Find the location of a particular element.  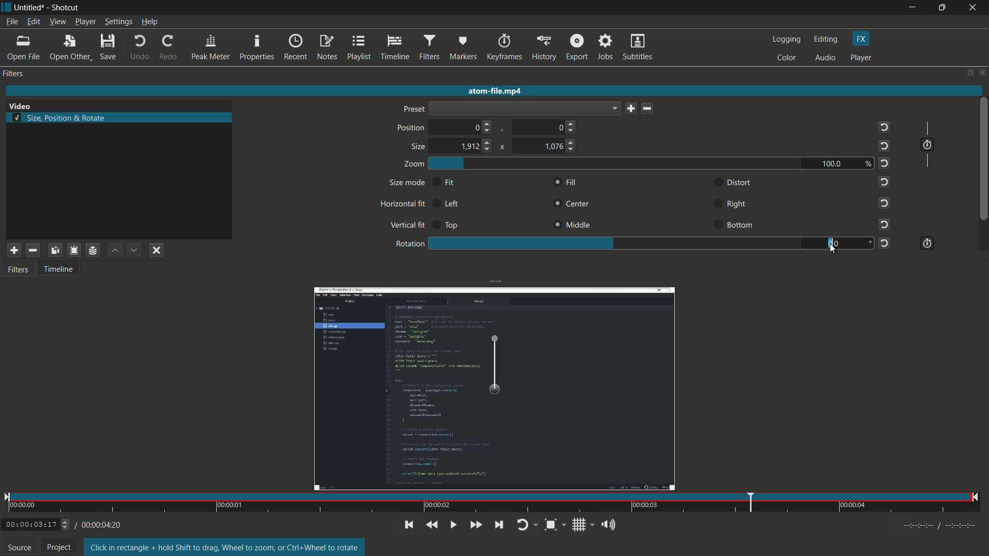

timecodes is located at coordinates (941, 527).